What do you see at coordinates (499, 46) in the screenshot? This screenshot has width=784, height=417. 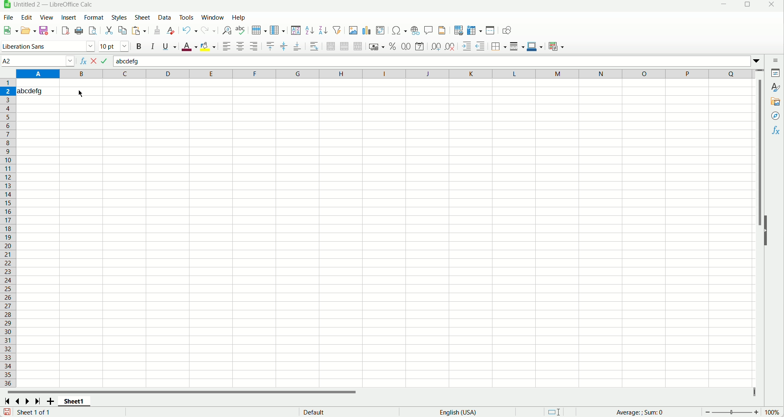 I see `border` at bounding box center [499, 46].